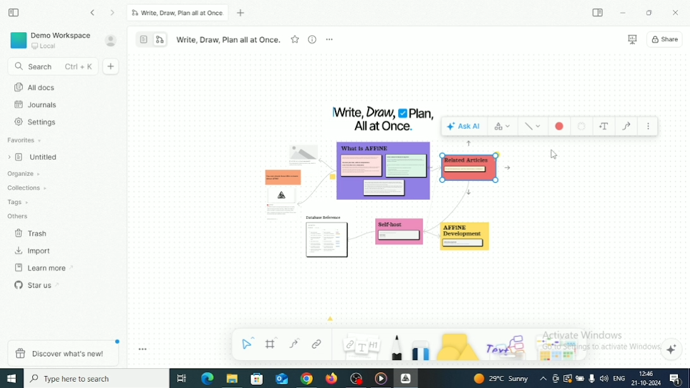  Describe the element at coordinates (258, 379) in the screenshot. I see `Microsoft store` at that location.